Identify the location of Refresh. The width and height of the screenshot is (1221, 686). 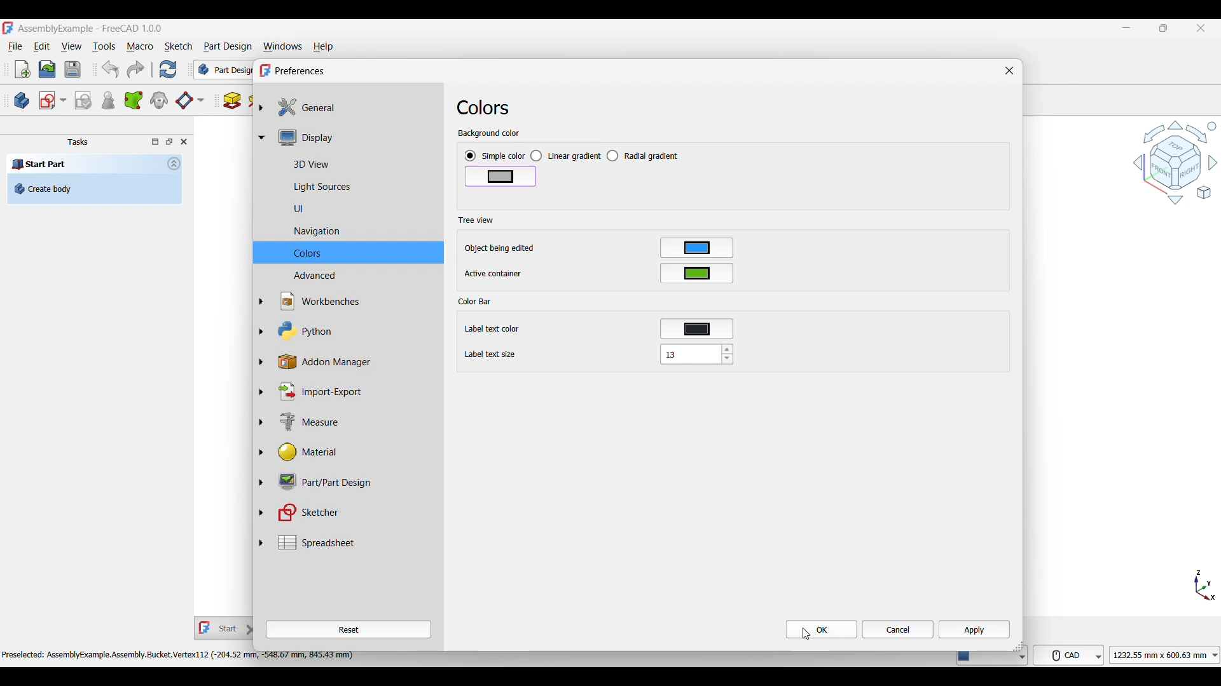
(167, 69).